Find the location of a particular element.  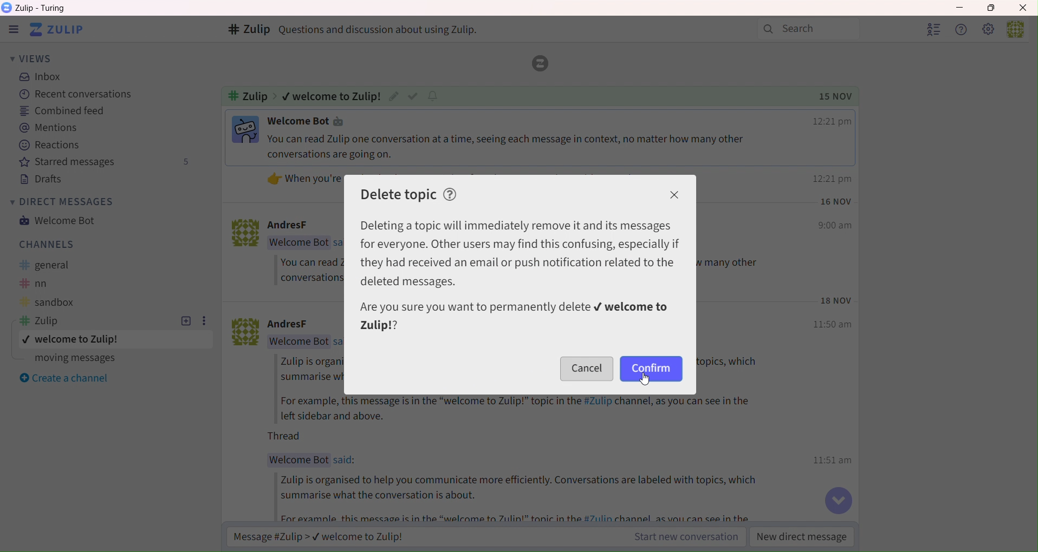

Text is located at coordinates (299, 324).